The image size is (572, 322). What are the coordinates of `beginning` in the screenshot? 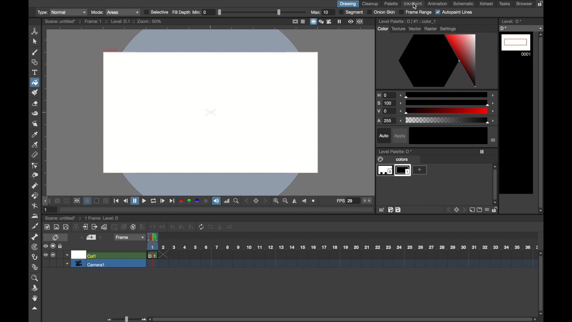 It's located at (116, 201).